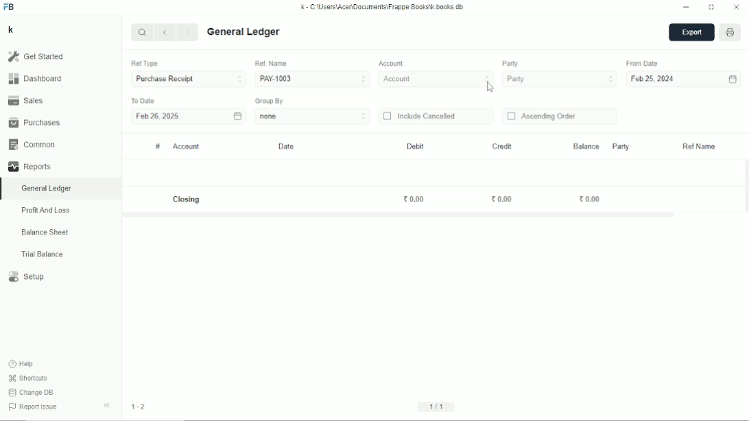  Describe the element at coordinates (270, 101) in the screenshot. I see `Group by` at that location.